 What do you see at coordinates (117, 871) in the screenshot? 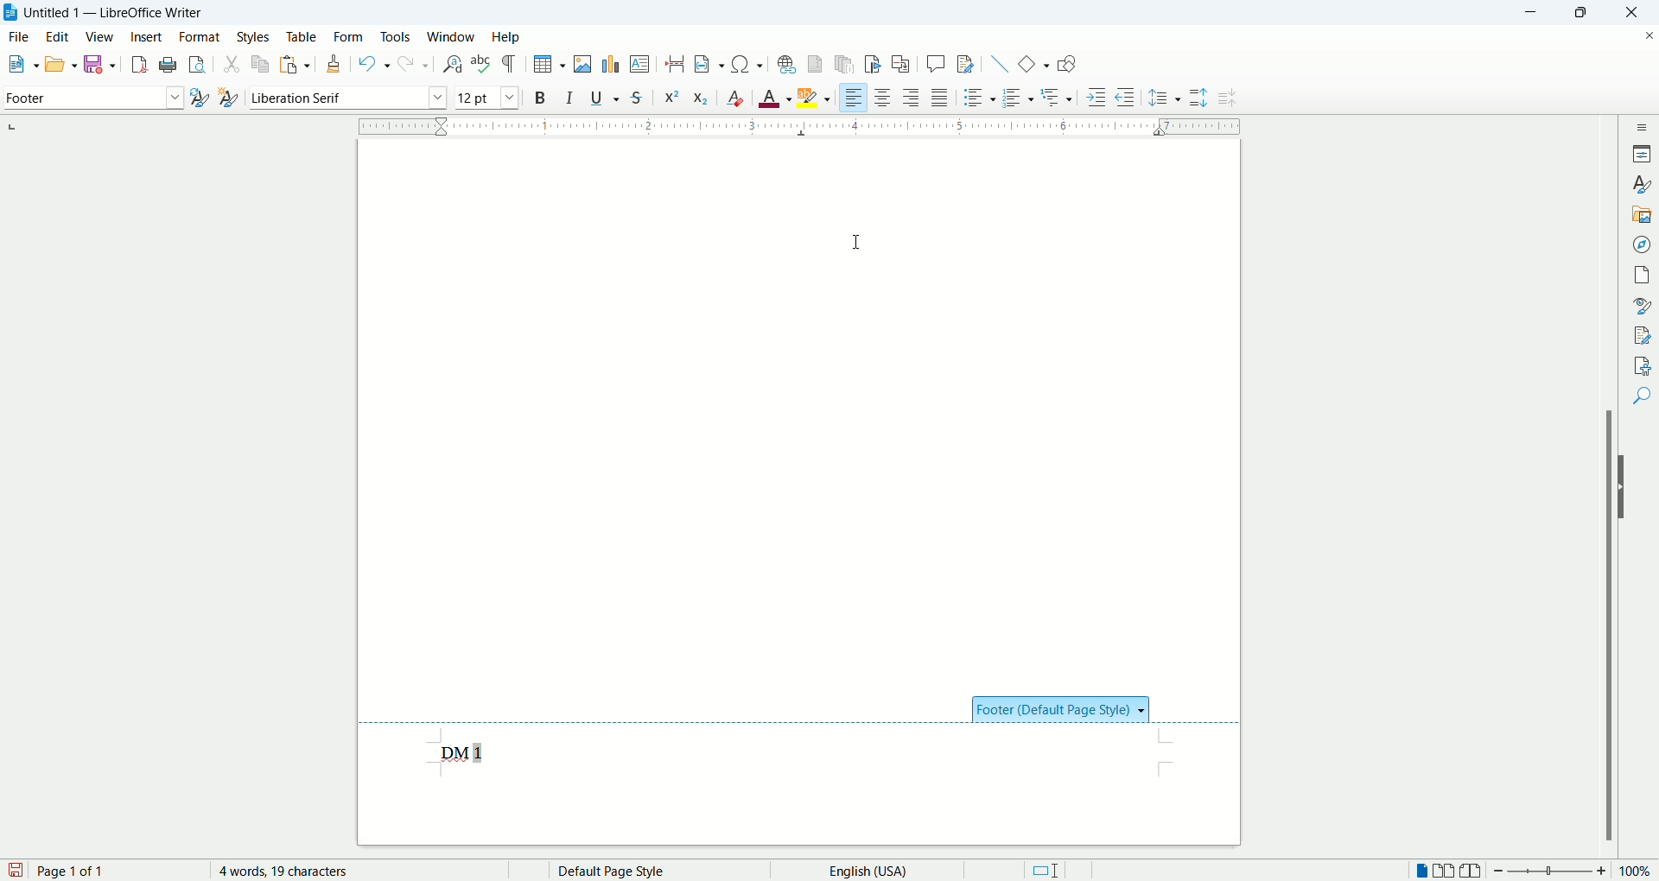
I see `page number` at bounding box center [117, 871].